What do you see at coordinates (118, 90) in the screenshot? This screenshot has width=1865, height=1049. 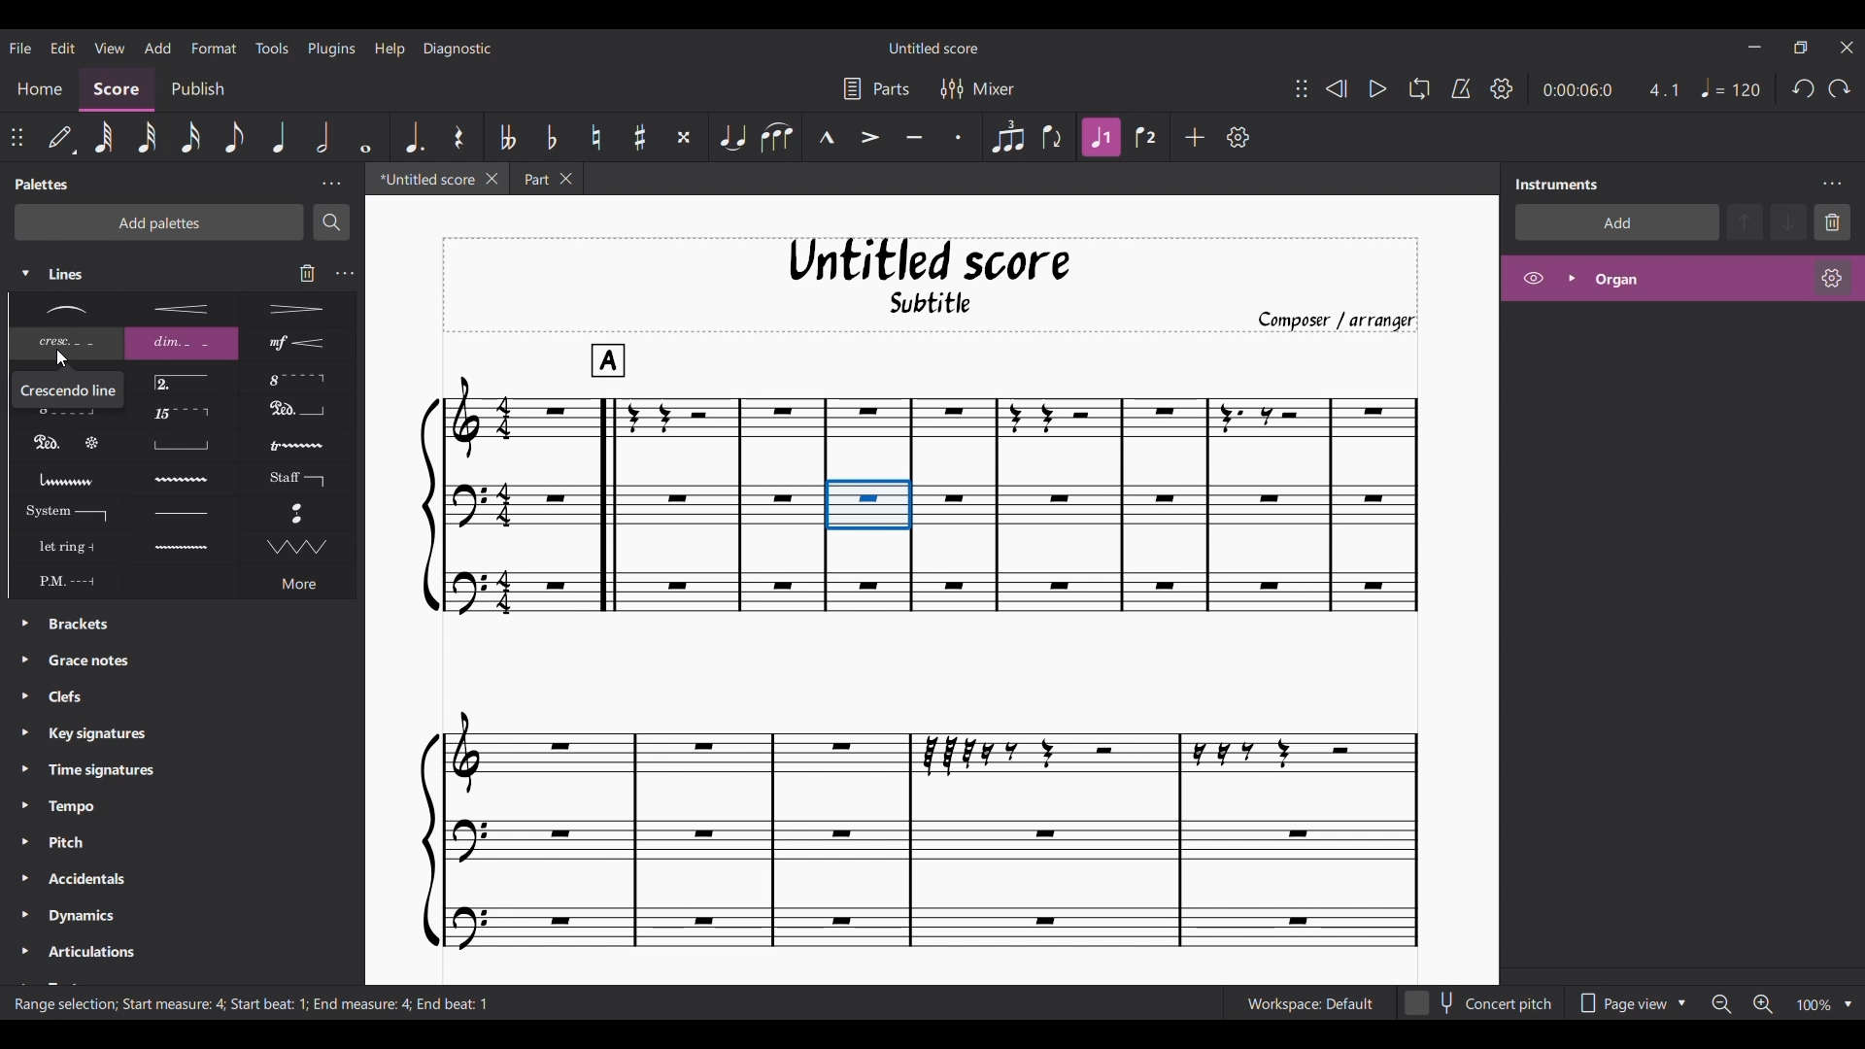 I see `Score, current section highlighted` at bounding box center [118, 90].